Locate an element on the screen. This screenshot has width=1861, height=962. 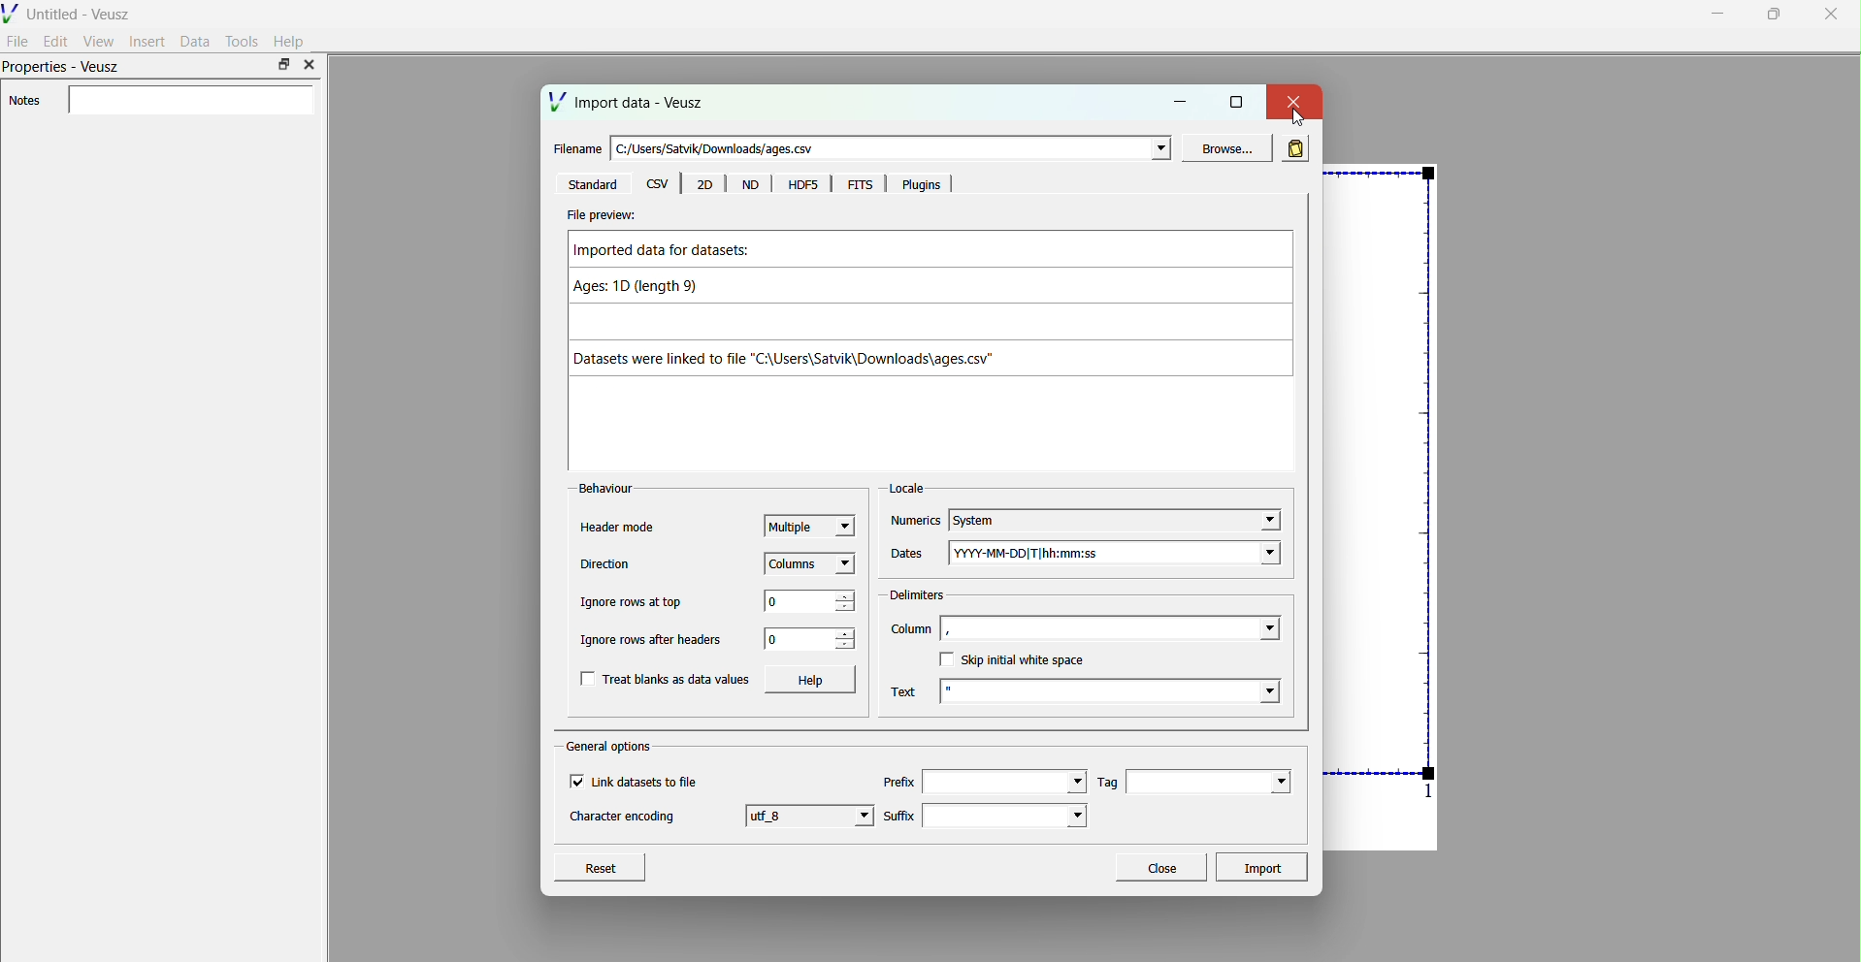
read in data from clipboard rather than in file is located at coordinates (1294, 146).